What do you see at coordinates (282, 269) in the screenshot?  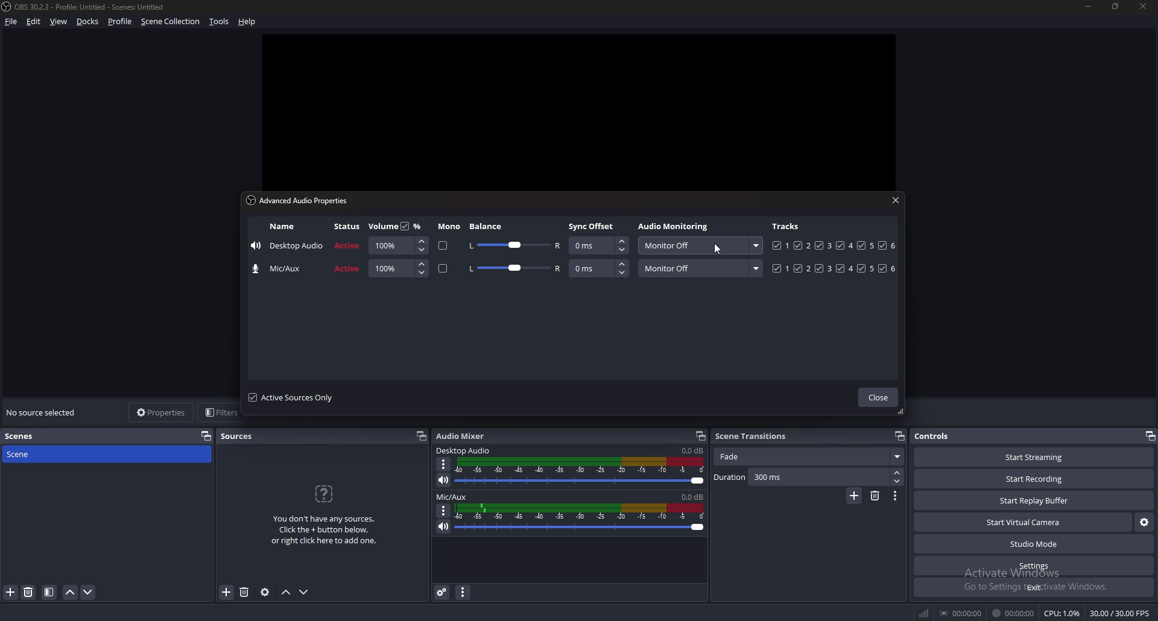 I see `name` at bounding box center [282, 269].